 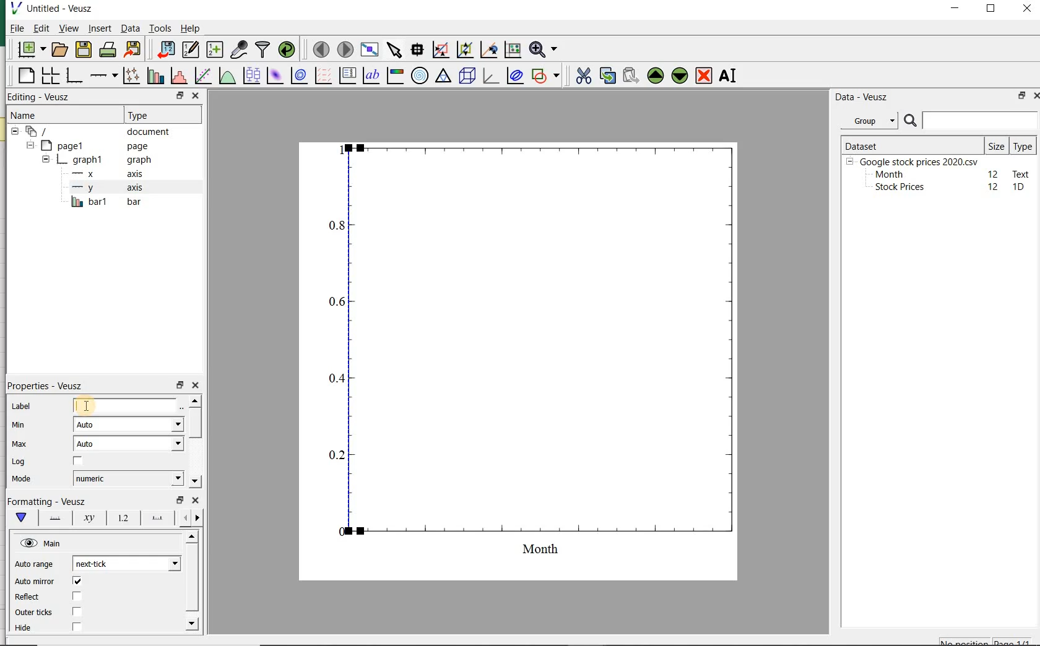 I want to click on Label, so click(x=23, y=407).